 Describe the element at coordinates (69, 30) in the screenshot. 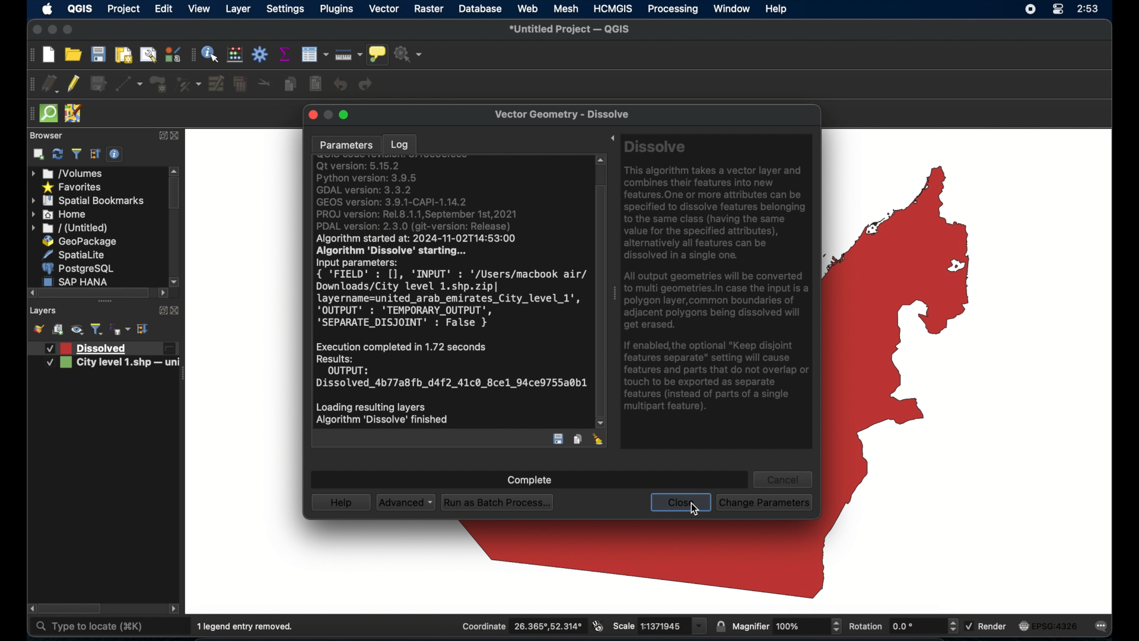

I see `maximize` at that location.